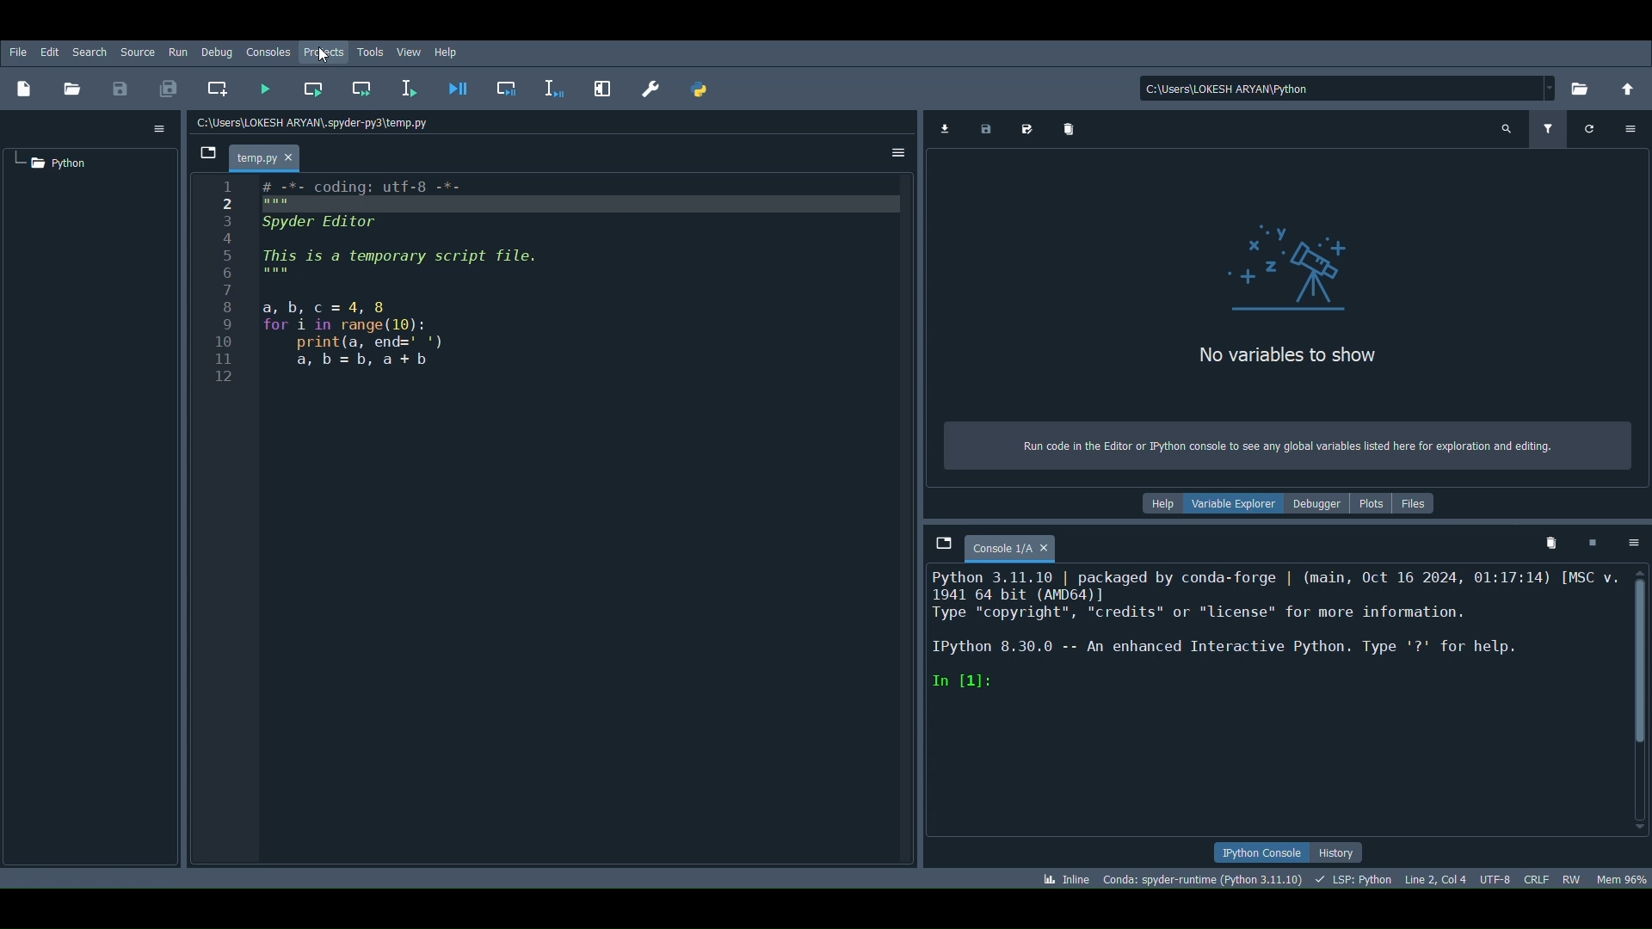  I want to click on Search, so click(89, 52).